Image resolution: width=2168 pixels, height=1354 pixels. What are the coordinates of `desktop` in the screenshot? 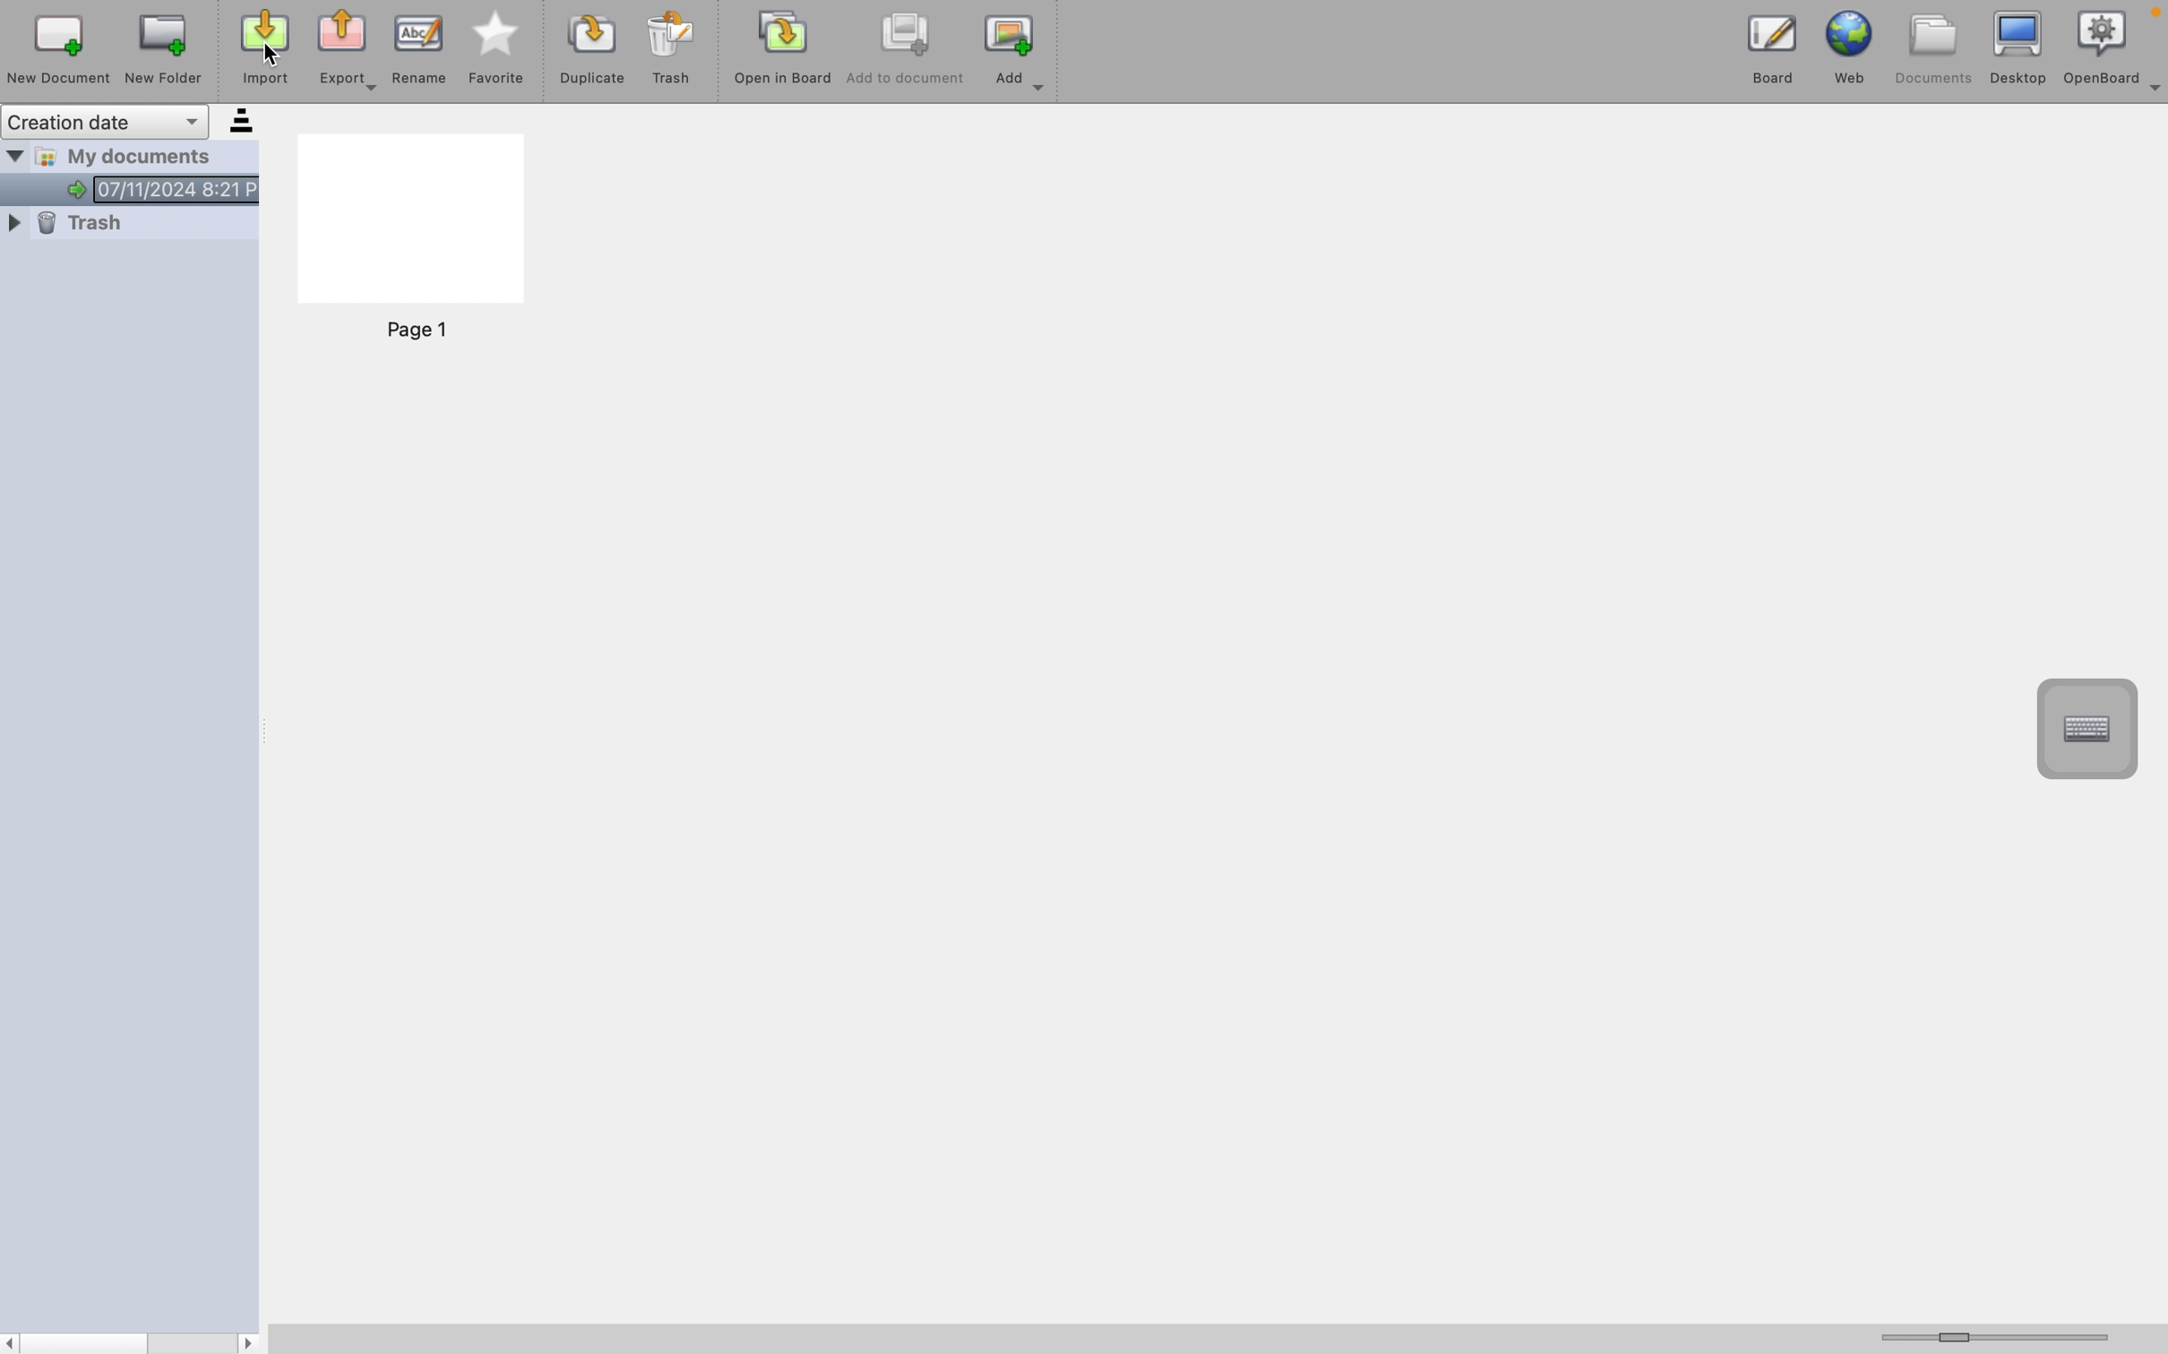 It's located at (2016, 46).